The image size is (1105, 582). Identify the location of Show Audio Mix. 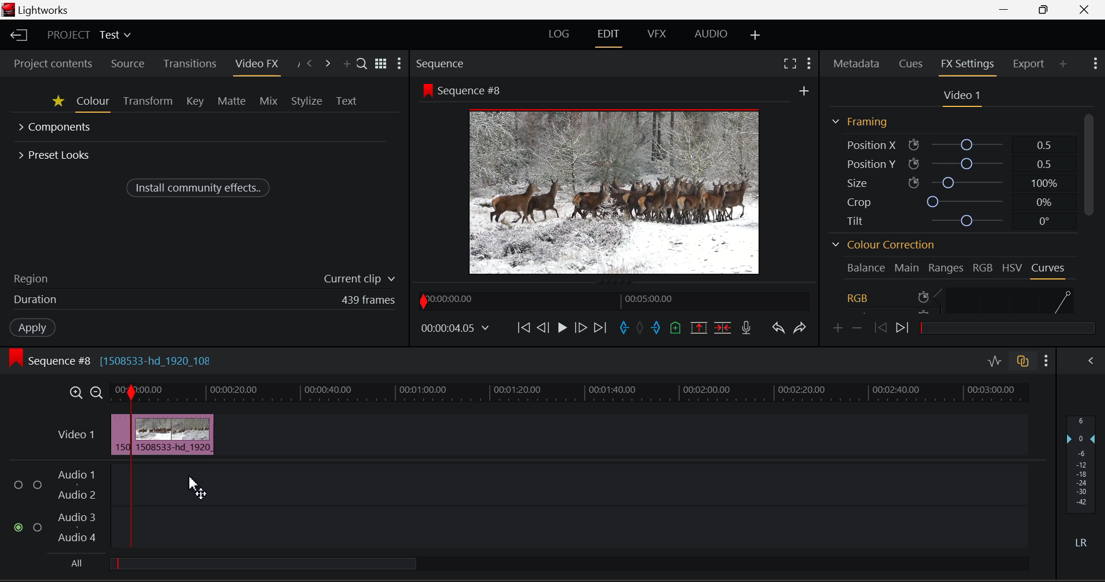
(1090, 362).